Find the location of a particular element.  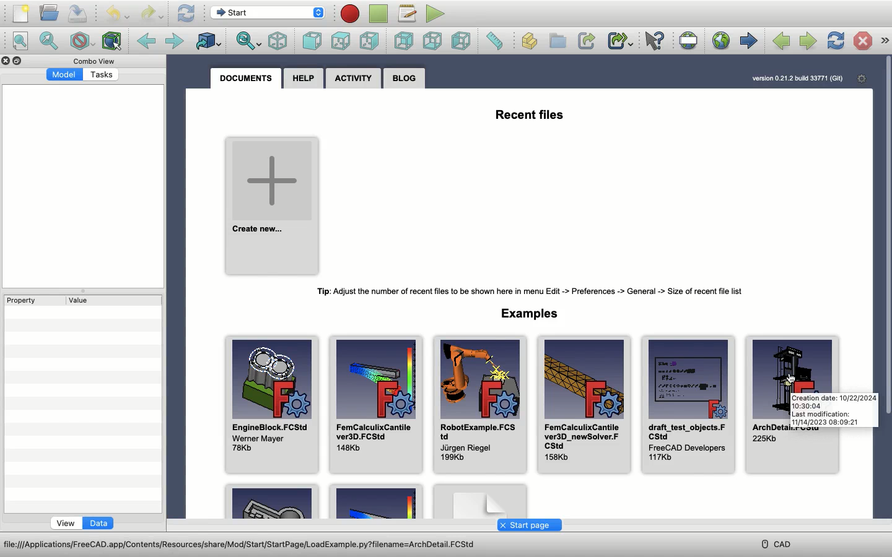

Make sub-link is located at coordinates (621, 41).